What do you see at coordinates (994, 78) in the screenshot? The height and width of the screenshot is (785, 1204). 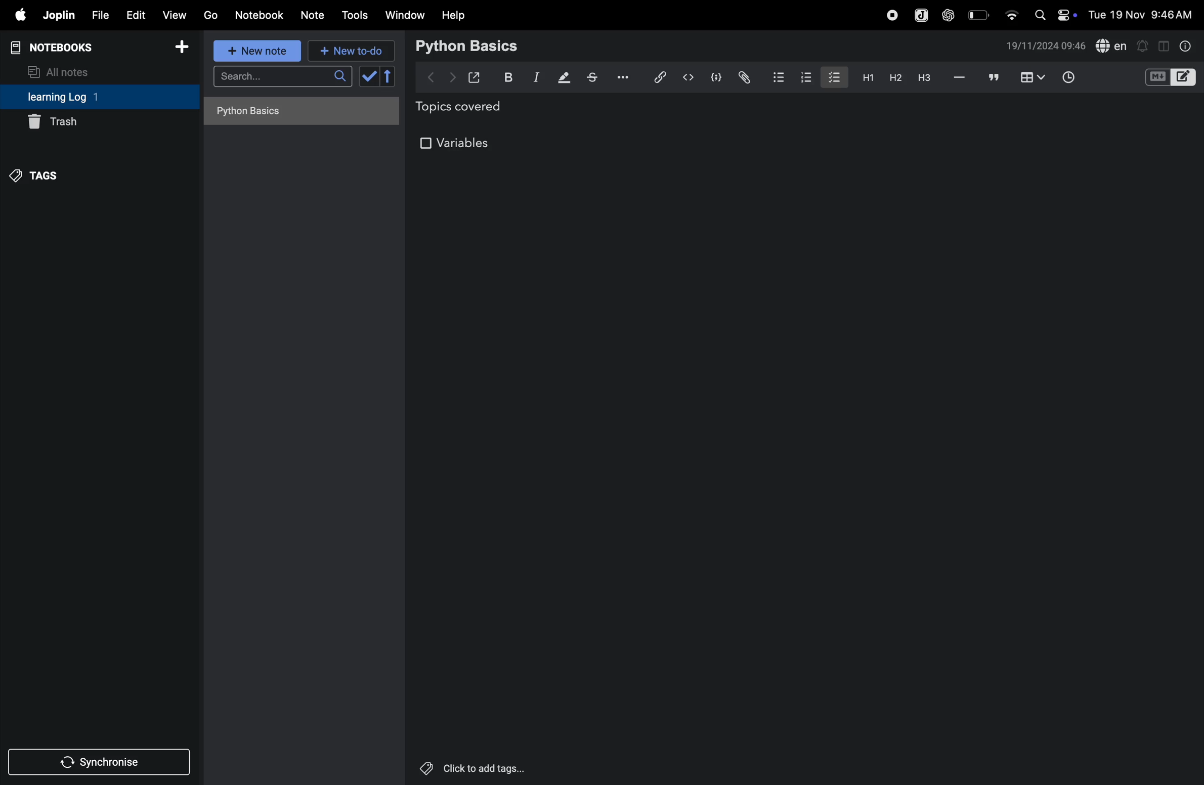 I see `comment` at bounding box center [994, 78].